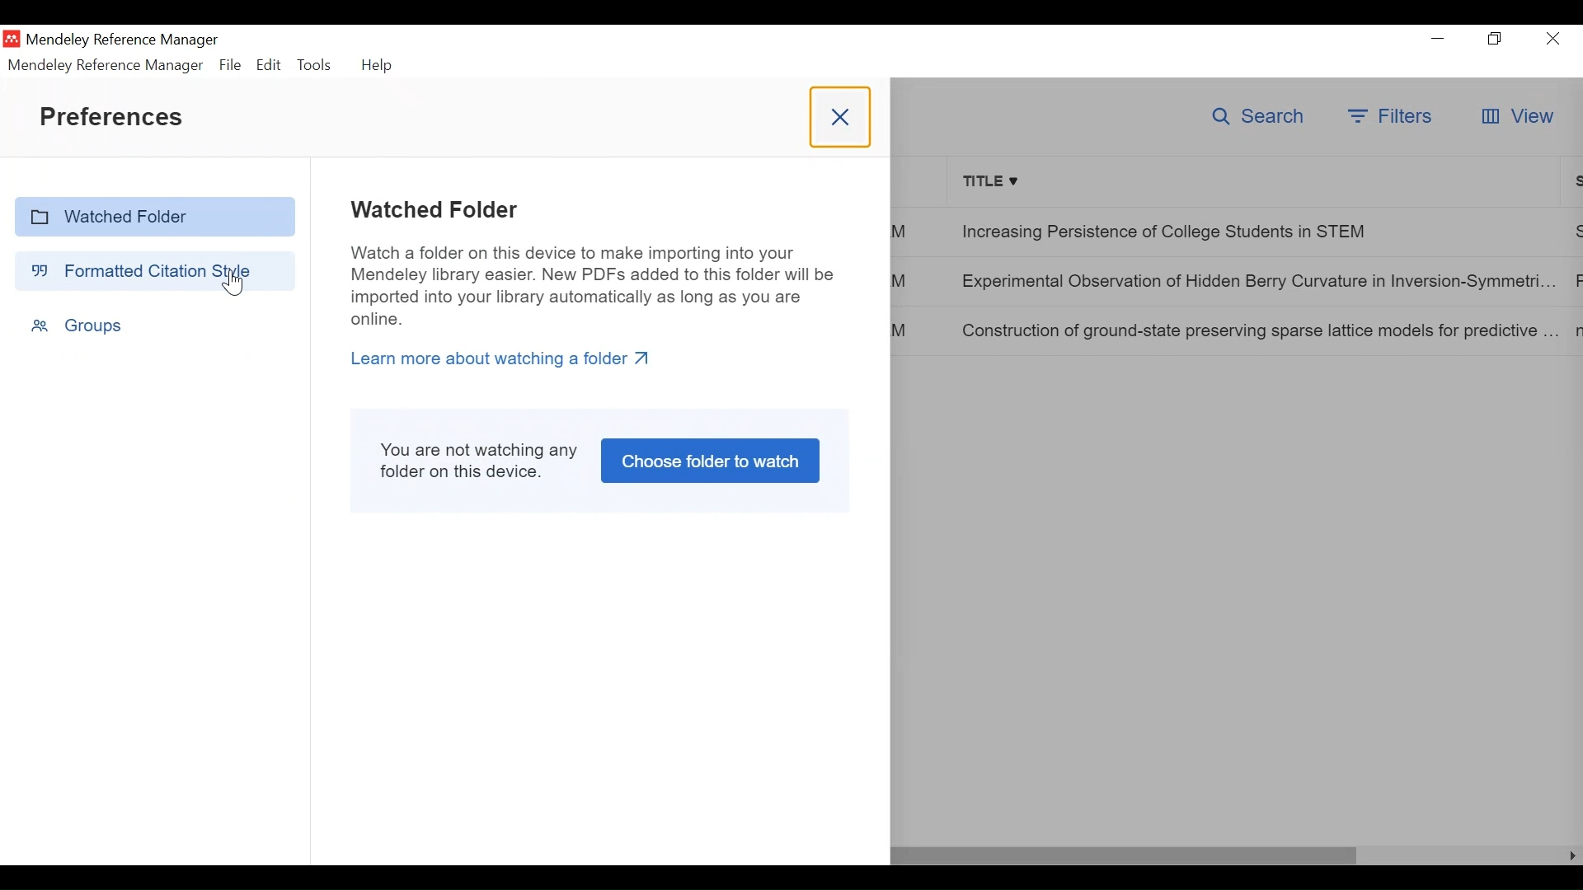 The width and height of the screenshot is (1583, 890). Describe the element at coordinates (235, 282) in the screenshot. I see `Cursor` at that location.